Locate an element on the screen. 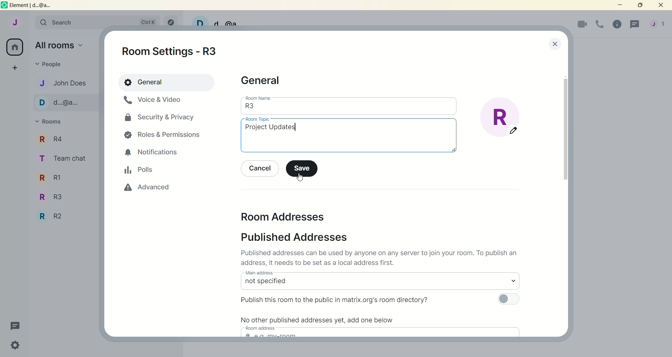 The image size is (672, 357). room info is located at coordinates (616, 24).